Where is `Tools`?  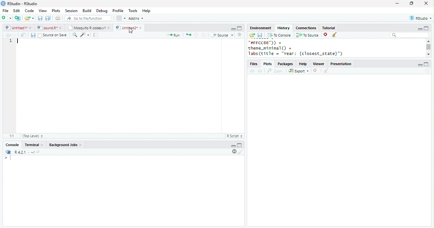
Tools is located at coordinates (133, 11).